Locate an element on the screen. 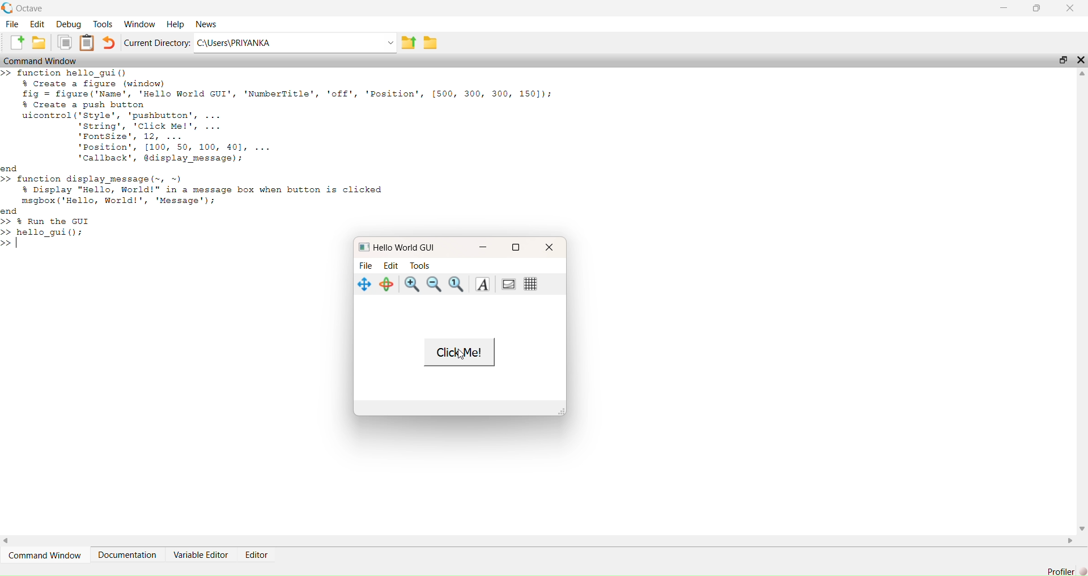 The width and height of the screenshot is (1088, 576). maximise is located at coordinates (1060, 58).